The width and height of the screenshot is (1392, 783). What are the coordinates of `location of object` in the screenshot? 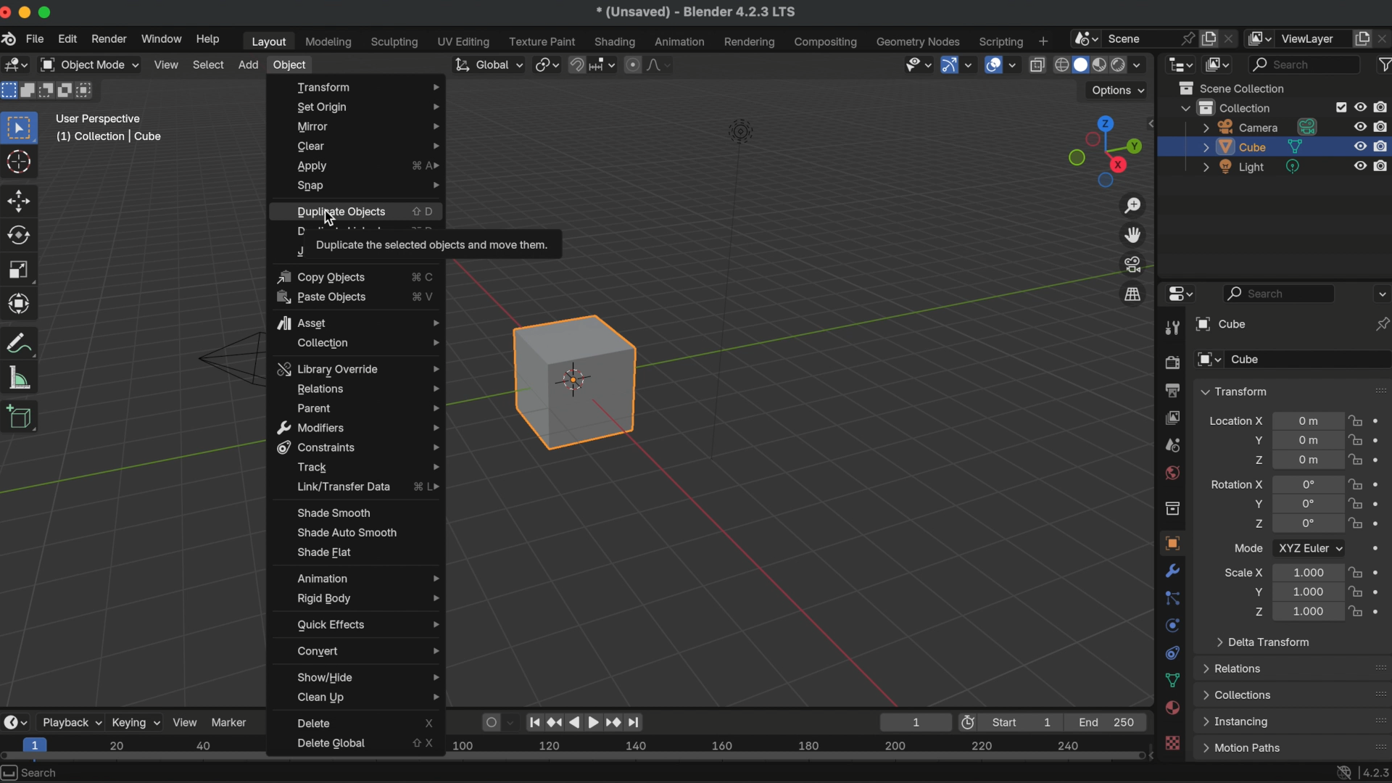 It's located at (1309, 420).